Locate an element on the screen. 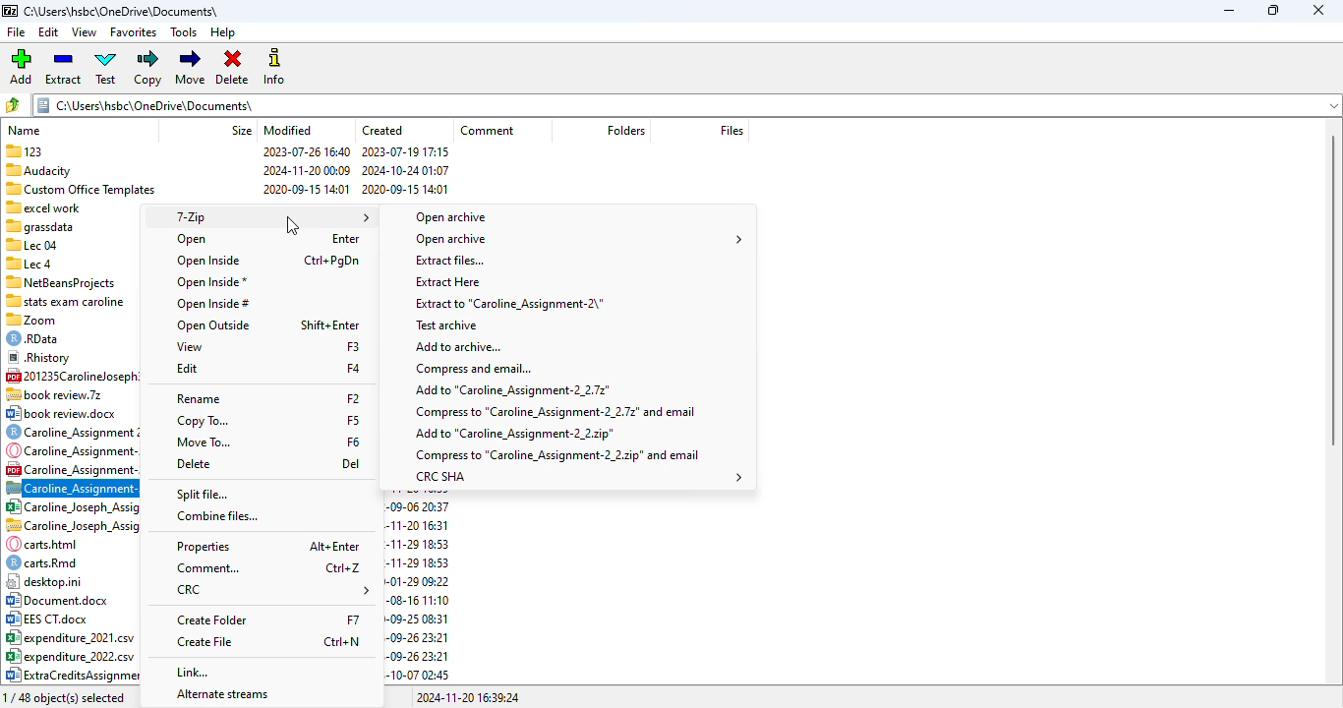 This screenshot has width=1343, height=708. info is located at coordinates (275, 67).